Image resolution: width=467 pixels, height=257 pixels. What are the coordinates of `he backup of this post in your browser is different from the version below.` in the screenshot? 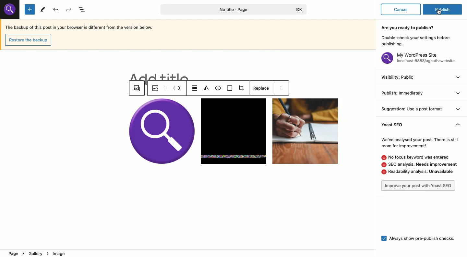 It's located at (84, 27).